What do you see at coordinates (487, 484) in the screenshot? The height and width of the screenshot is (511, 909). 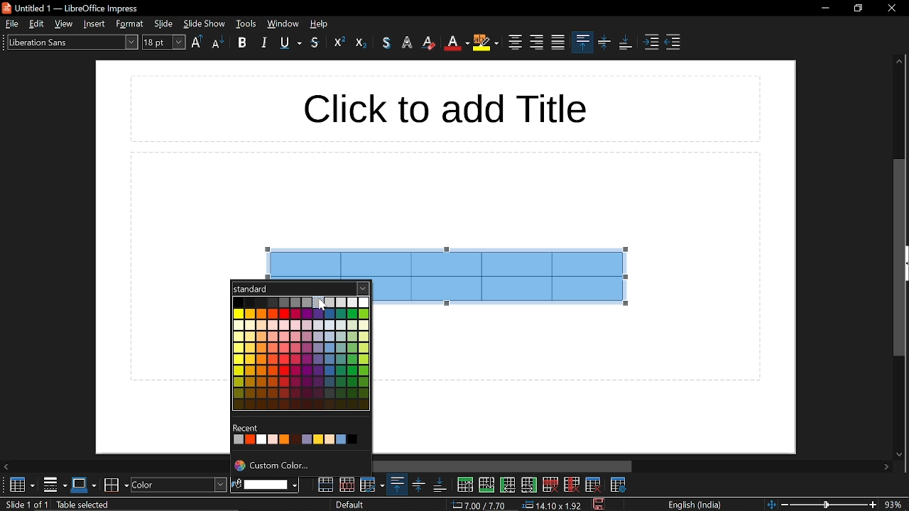 I see `insert row below` at bounding box center [487, 484].